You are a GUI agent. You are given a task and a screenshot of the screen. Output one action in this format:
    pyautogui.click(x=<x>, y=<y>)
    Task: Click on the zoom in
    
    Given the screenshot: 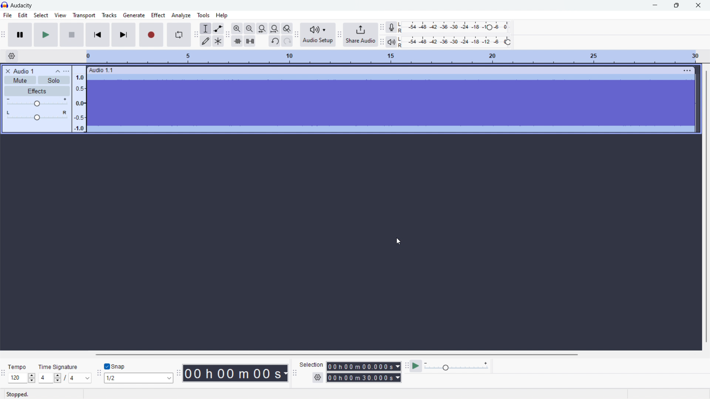 What is the action you would take?
    pyautogui.click(x=237, y=28)
    